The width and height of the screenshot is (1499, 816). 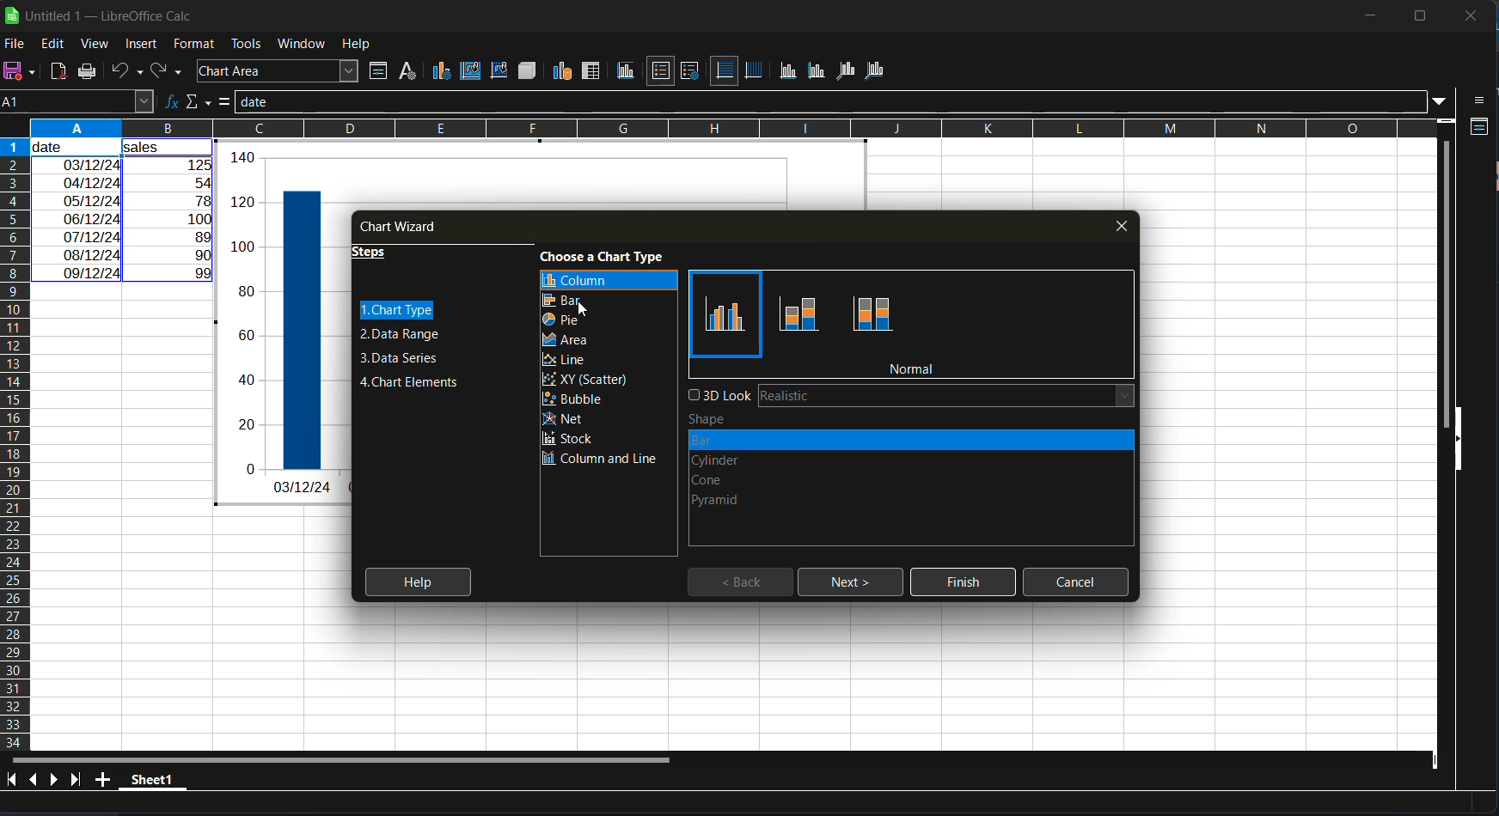 What do you see at coordinates (1369, 16) in the screenshot?
I see `minimize` at bounding box center [1369, 16].